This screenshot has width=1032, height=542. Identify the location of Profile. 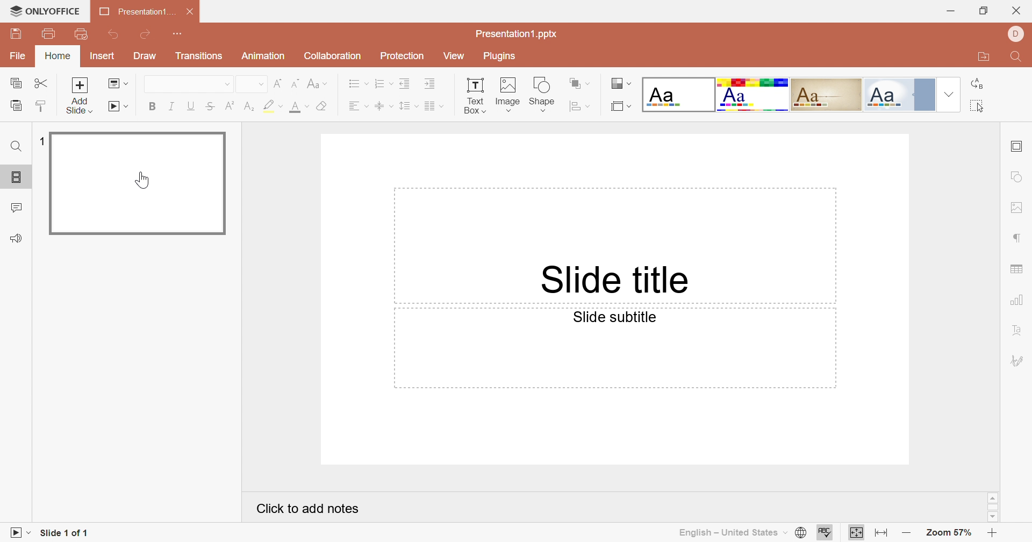
(1016, 35).